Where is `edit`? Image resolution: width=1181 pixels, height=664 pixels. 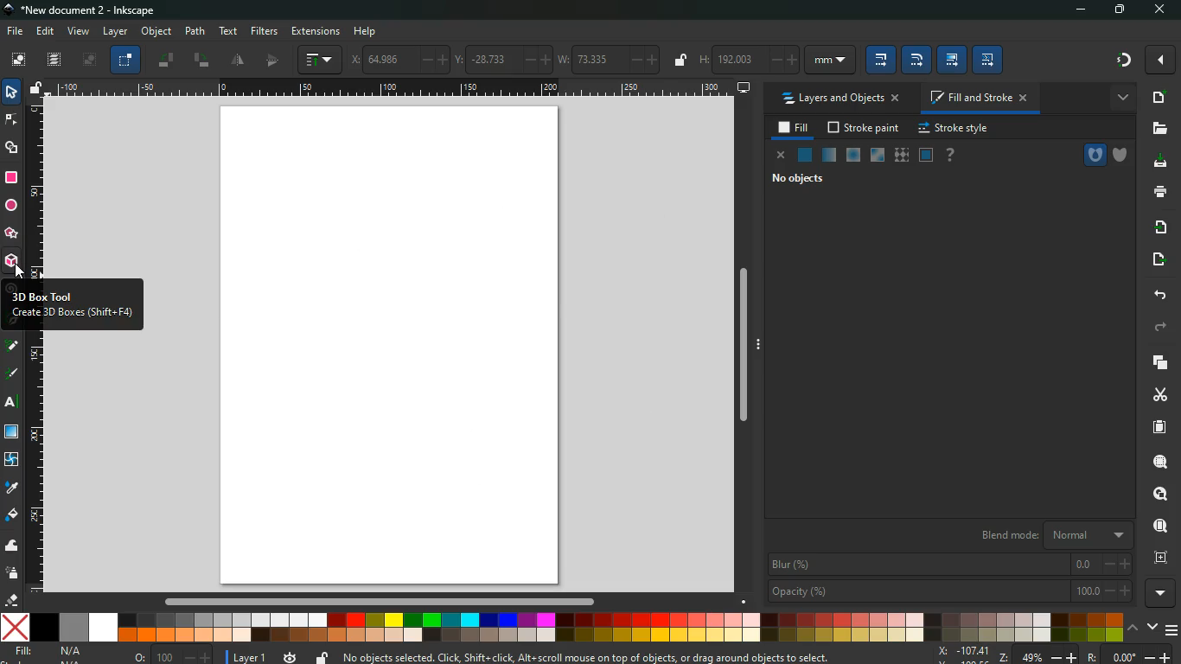 edit is located at coordinates (986, 60).